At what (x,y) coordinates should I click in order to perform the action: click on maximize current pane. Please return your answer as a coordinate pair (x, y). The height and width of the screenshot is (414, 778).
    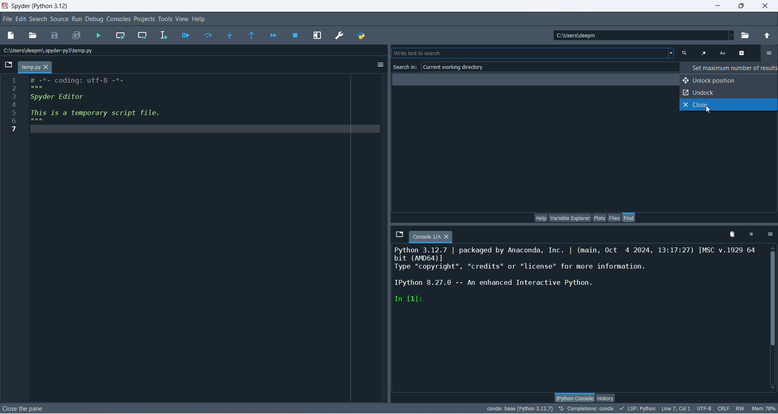
    Looking at the image, I should click on (318, 36).